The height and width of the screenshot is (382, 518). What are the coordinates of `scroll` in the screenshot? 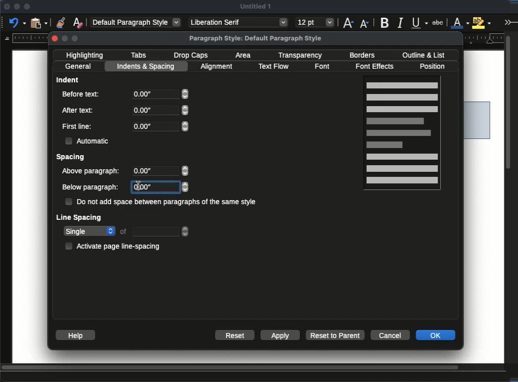 It's located at (253, 368).